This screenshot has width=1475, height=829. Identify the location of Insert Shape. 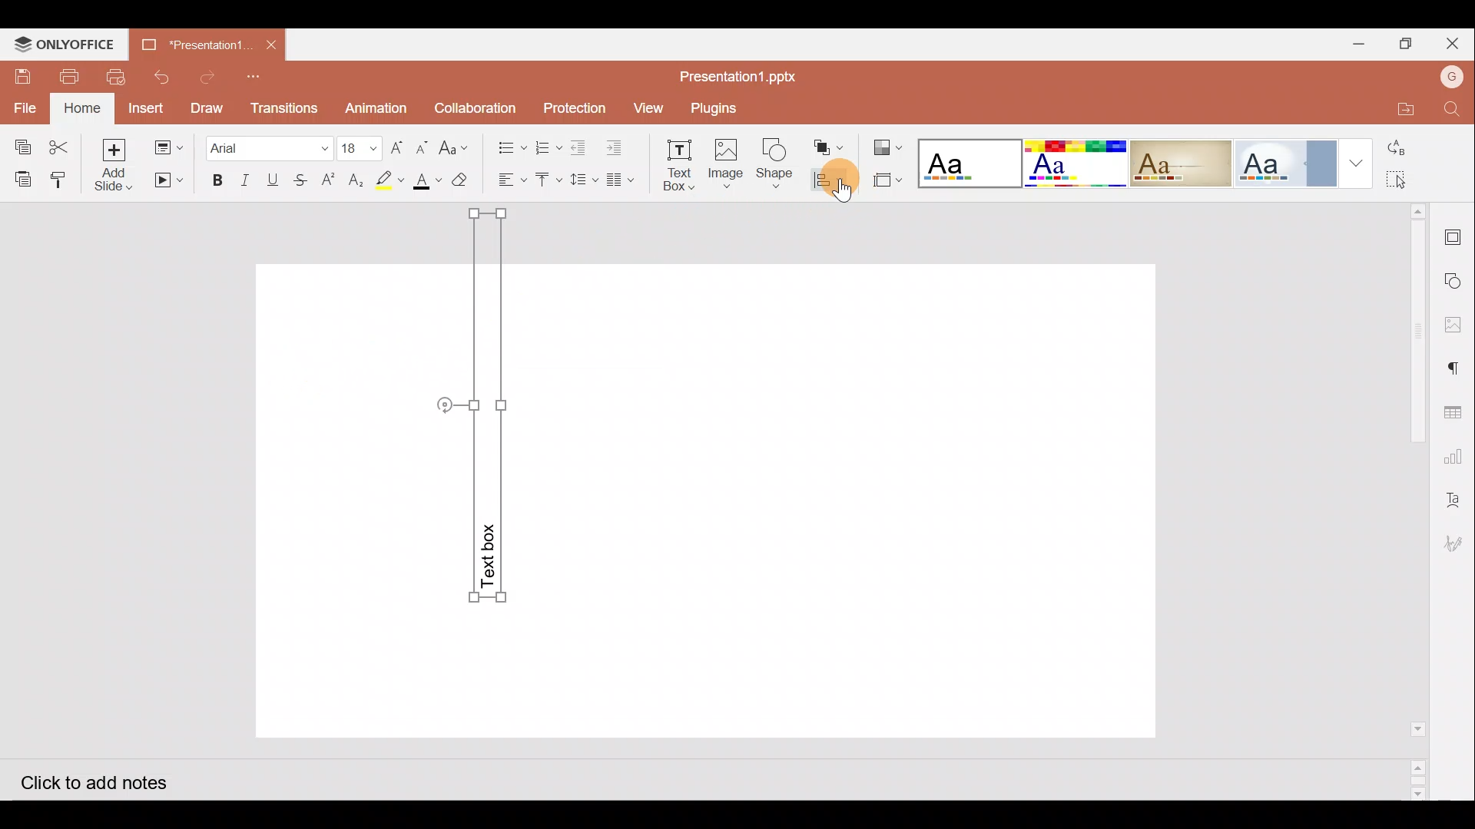
(774, 163).